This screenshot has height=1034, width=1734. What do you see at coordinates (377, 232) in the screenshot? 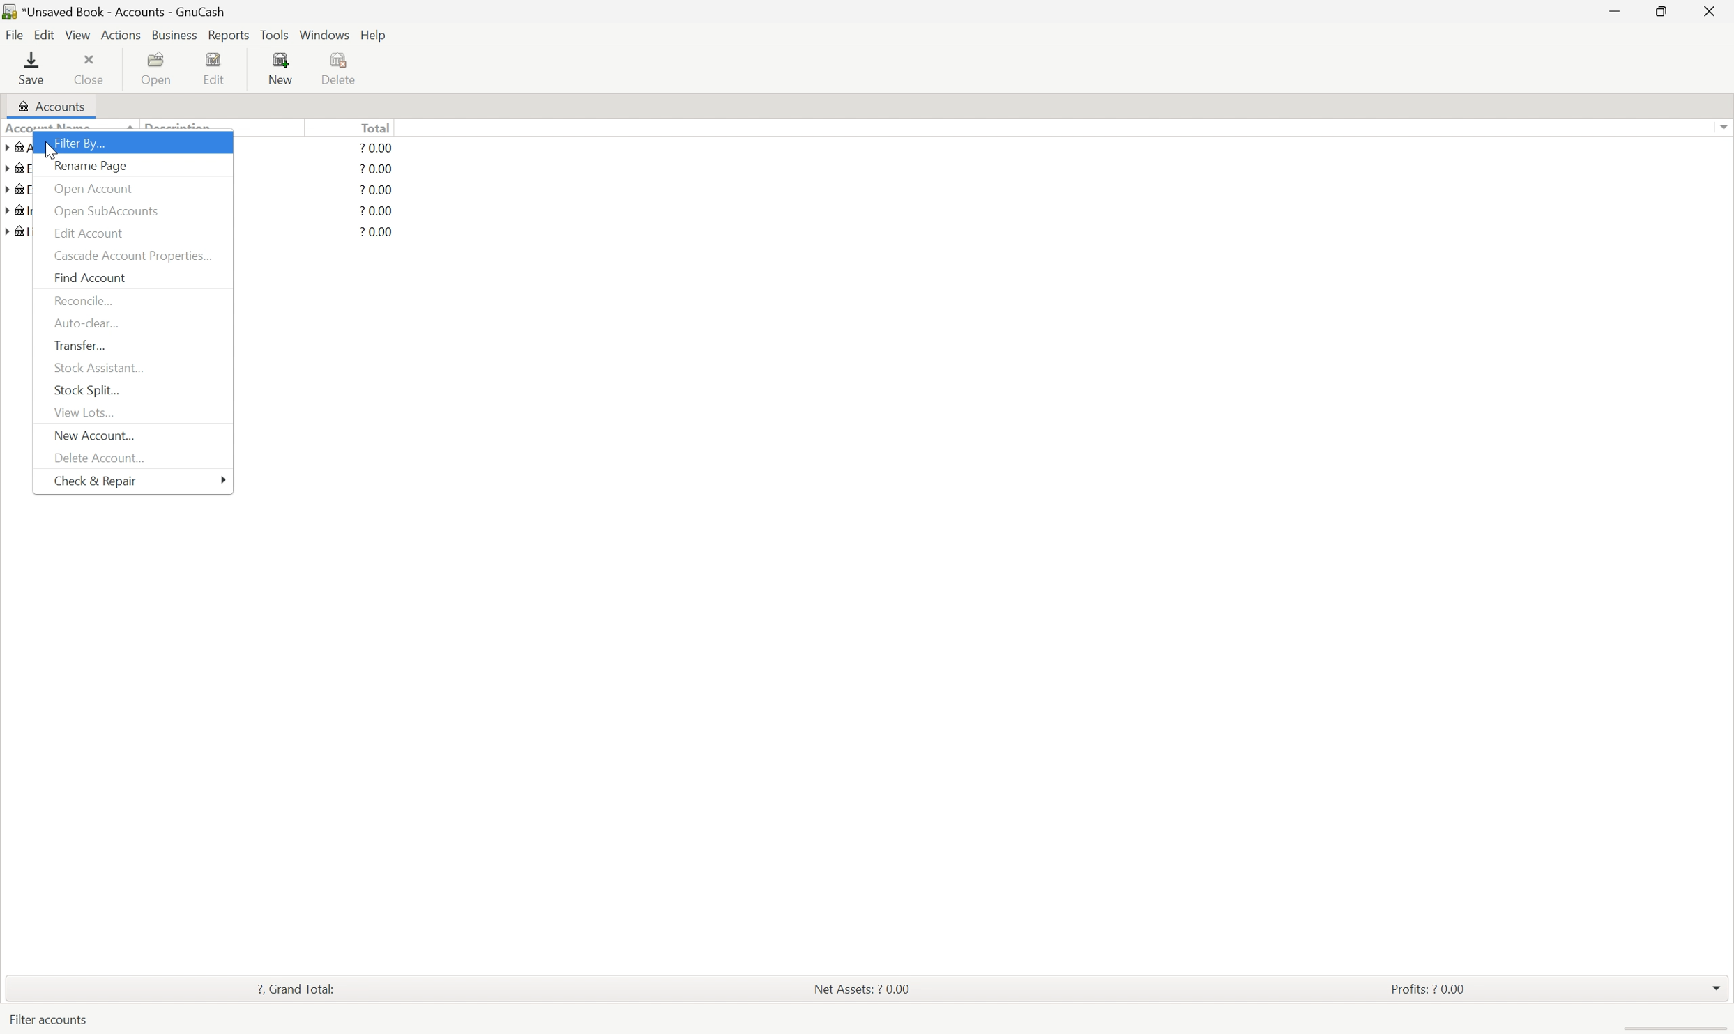
I see `? 0.00` at bounding box center [377, 232].